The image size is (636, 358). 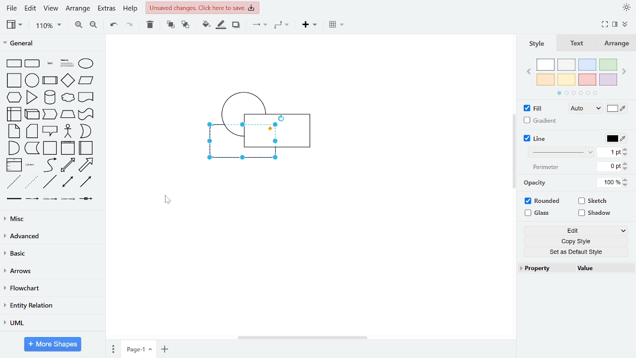 What do you see at coordinates (68, 131) in the screenshot?
I see `actor` at bounding box center [68, 131].